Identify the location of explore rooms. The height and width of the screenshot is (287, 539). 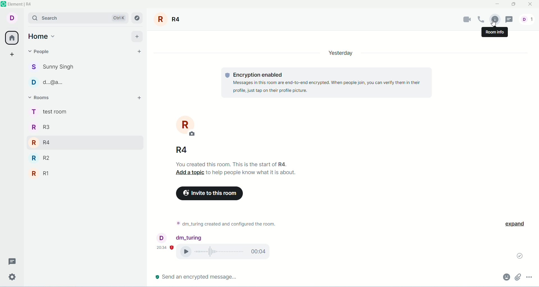
(138, 18).